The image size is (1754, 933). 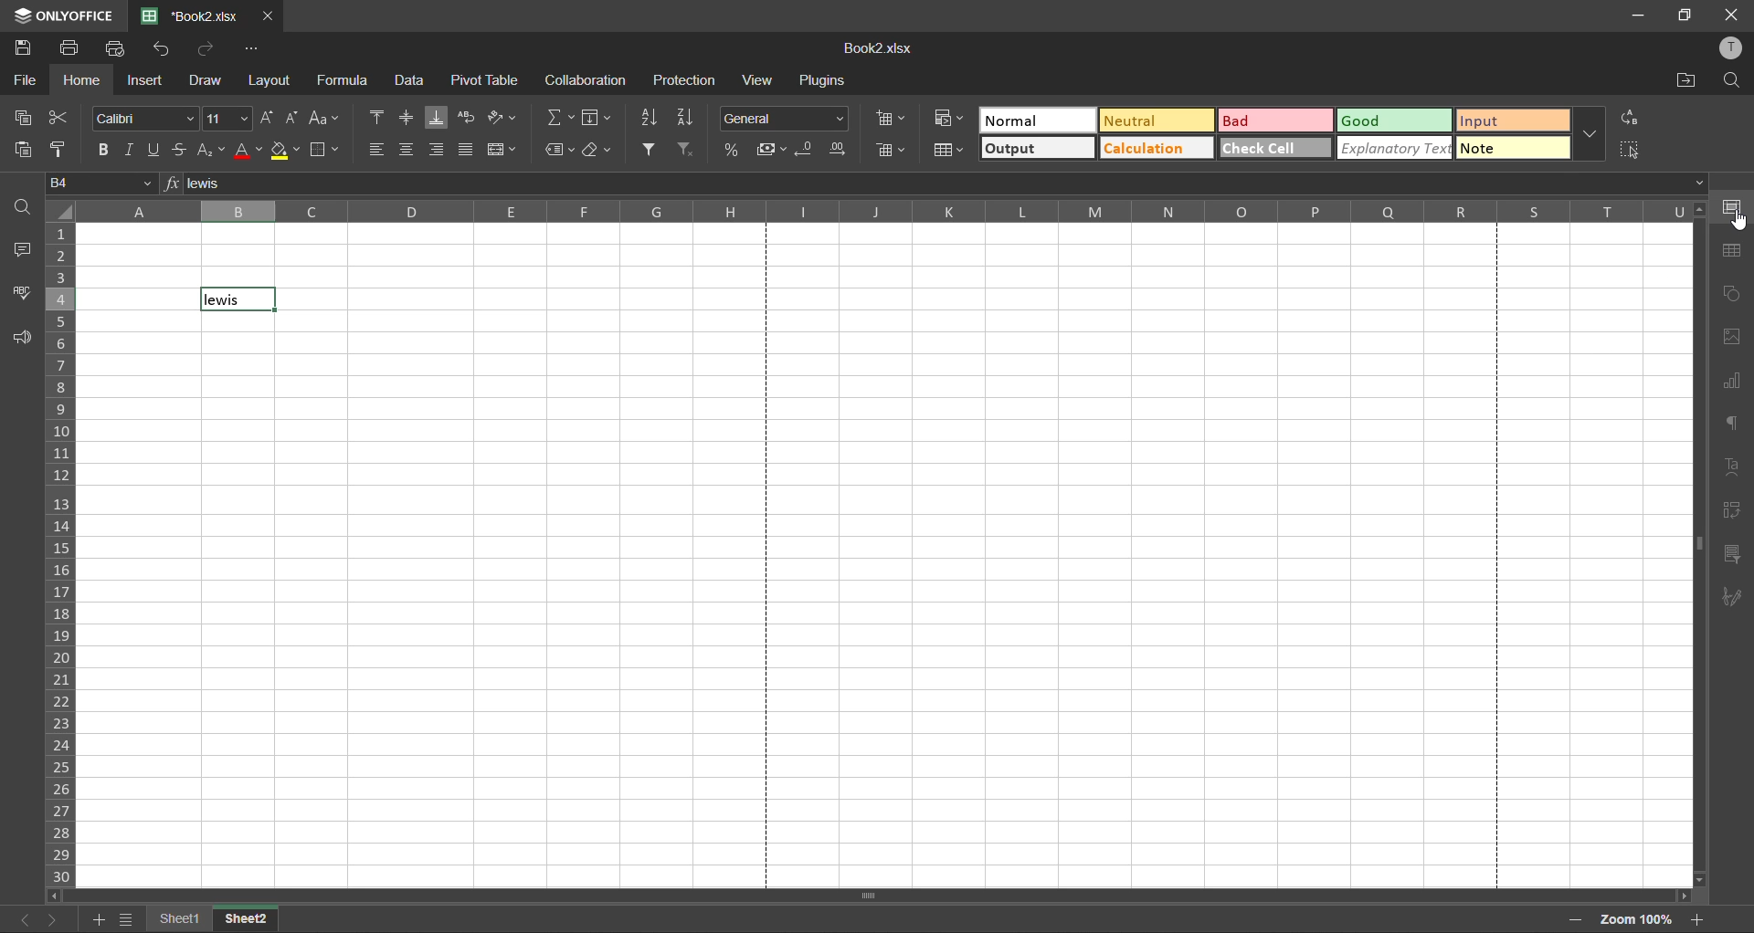 I want to click on horizontal scrollbar, so click(x=870, y=896).